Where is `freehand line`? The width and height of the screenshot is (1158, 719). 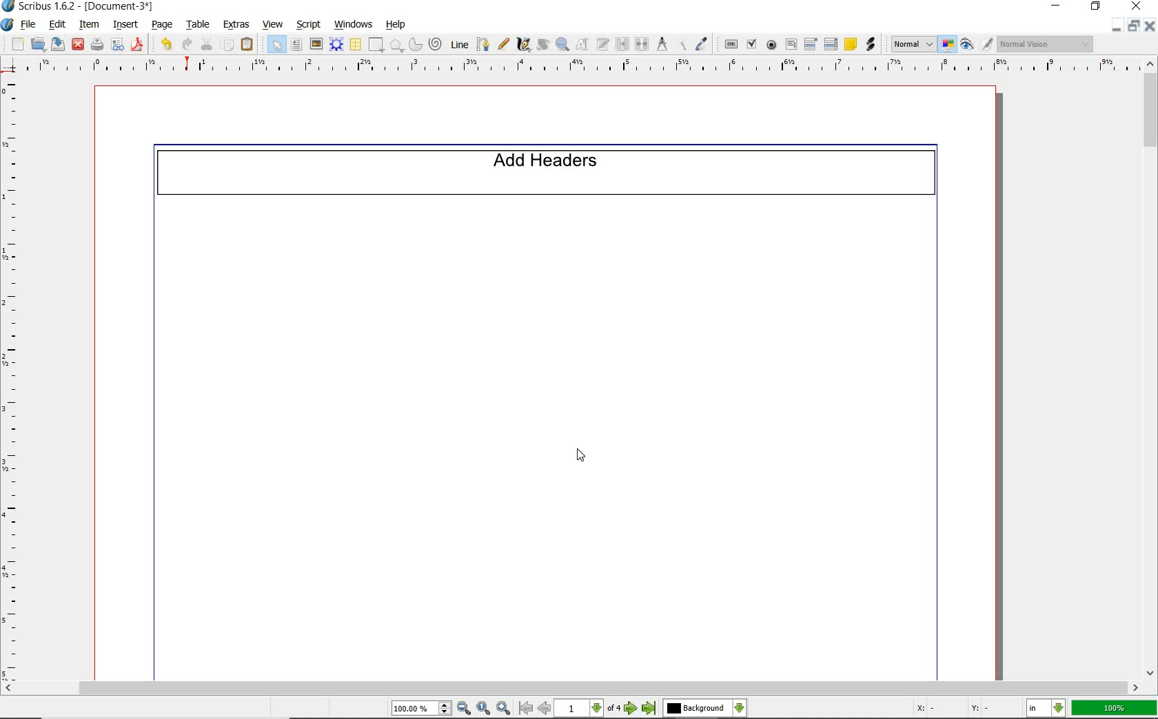
freehand line is located at coordinates (503, 45).